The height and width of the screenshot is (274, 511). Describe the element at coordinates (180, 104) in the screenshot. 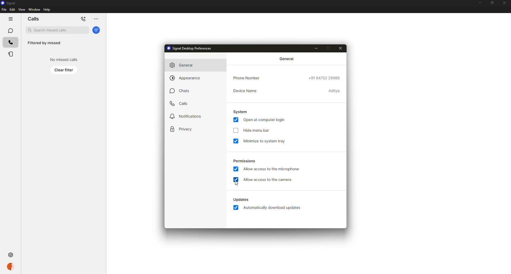

I see `calls` at that location.